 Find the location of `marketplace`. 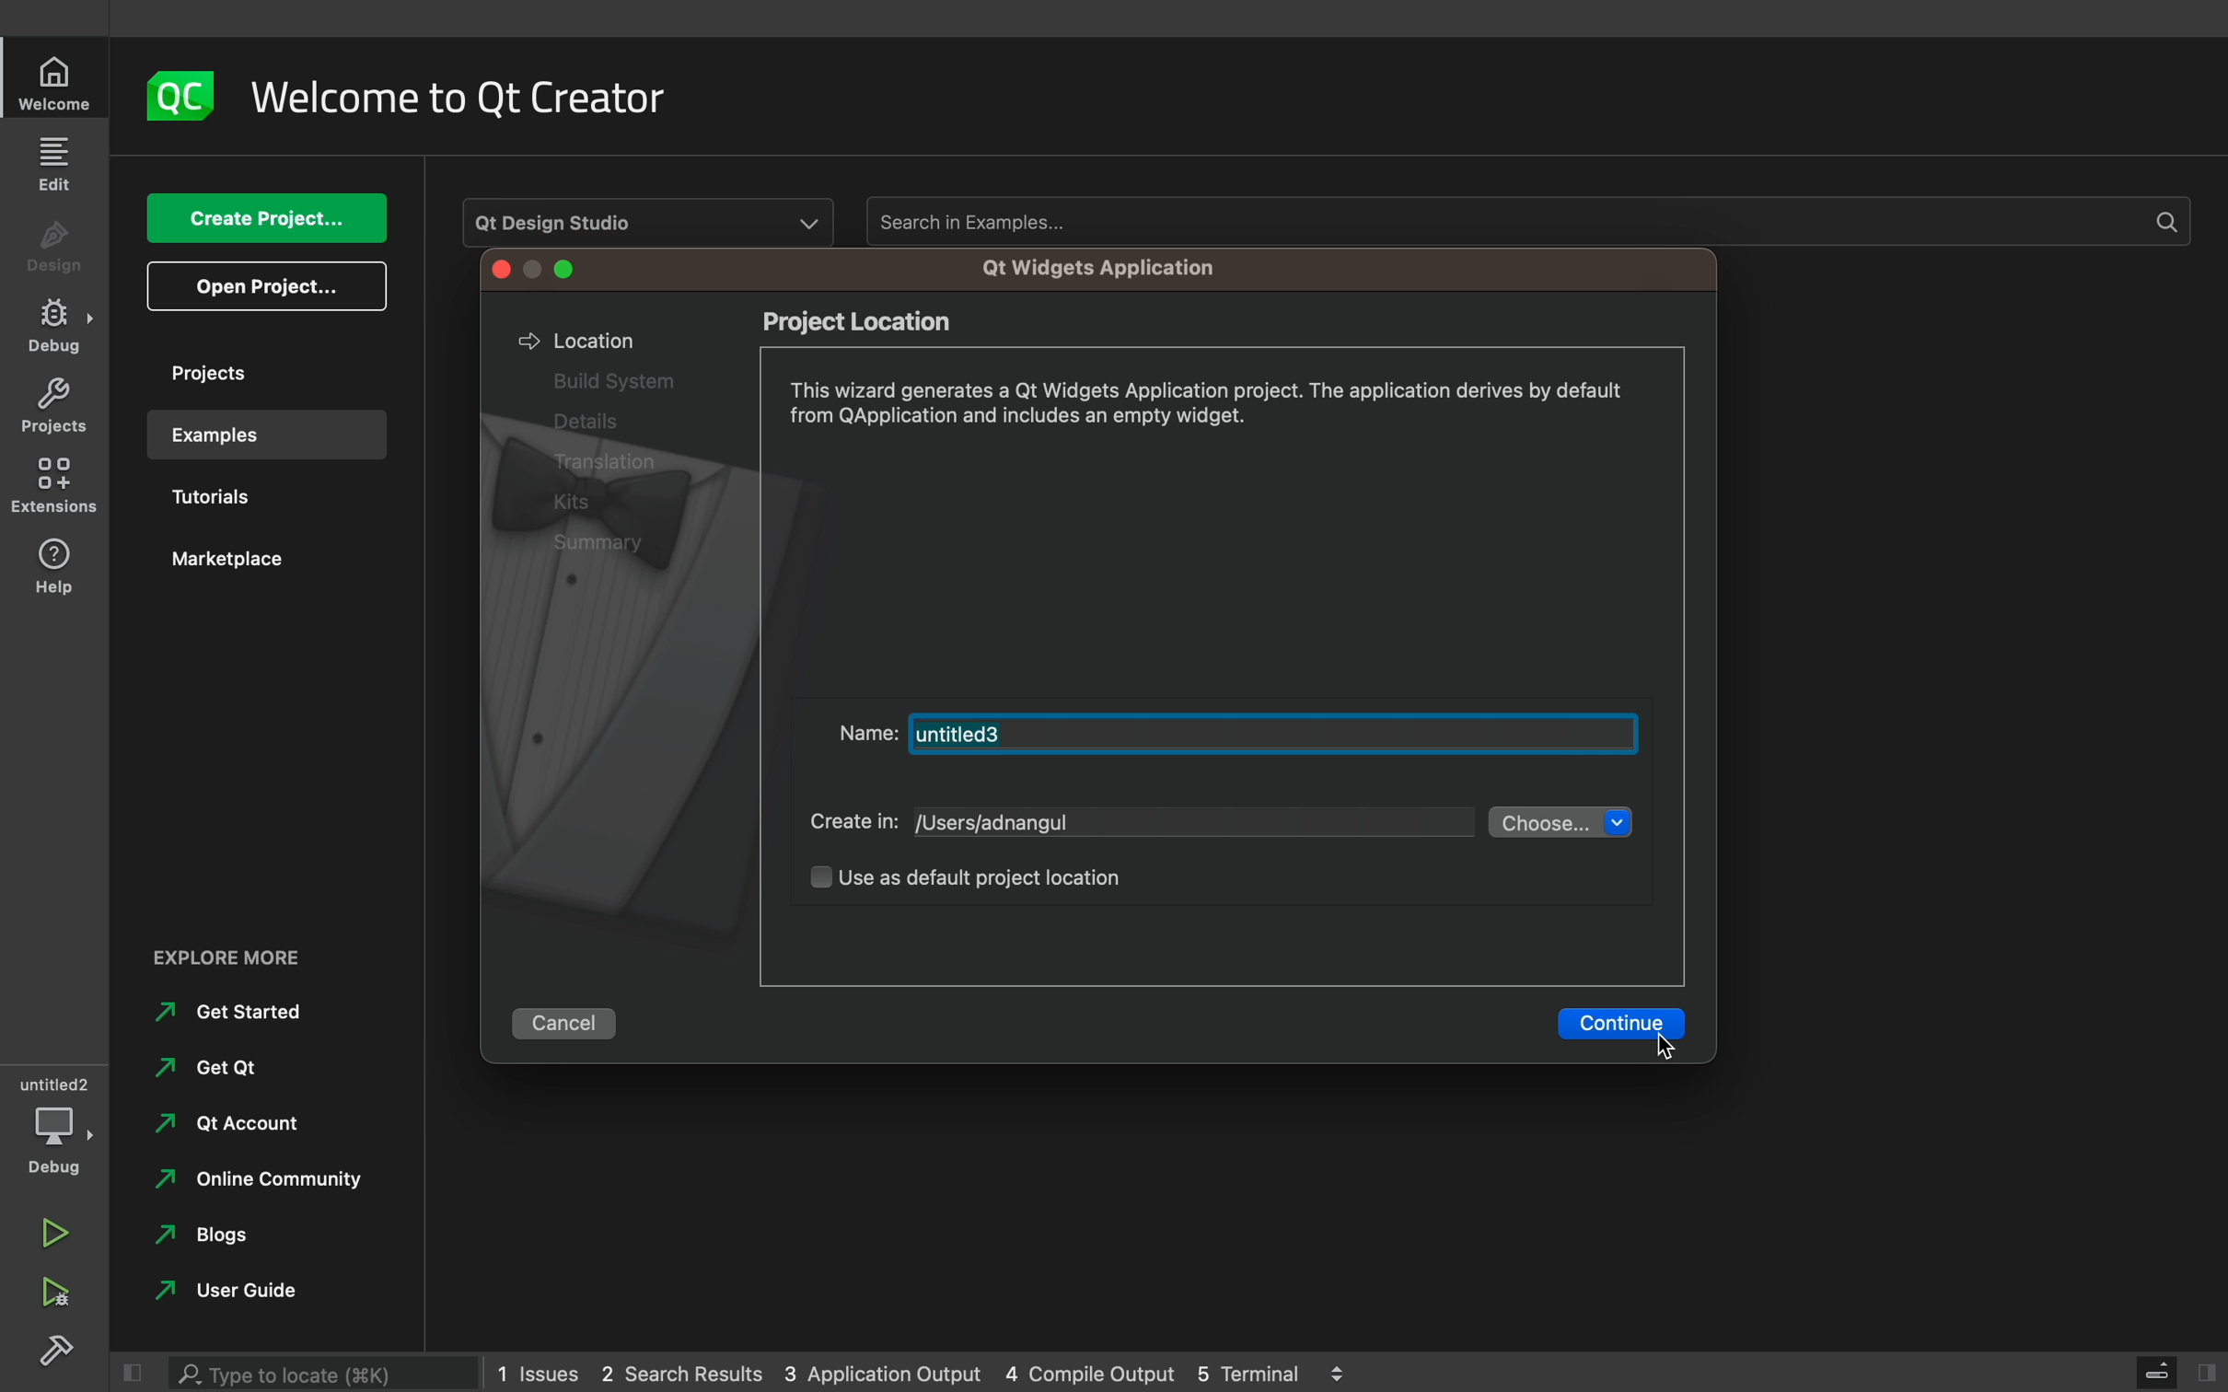

marketplace is located at coordinates (254, 567).